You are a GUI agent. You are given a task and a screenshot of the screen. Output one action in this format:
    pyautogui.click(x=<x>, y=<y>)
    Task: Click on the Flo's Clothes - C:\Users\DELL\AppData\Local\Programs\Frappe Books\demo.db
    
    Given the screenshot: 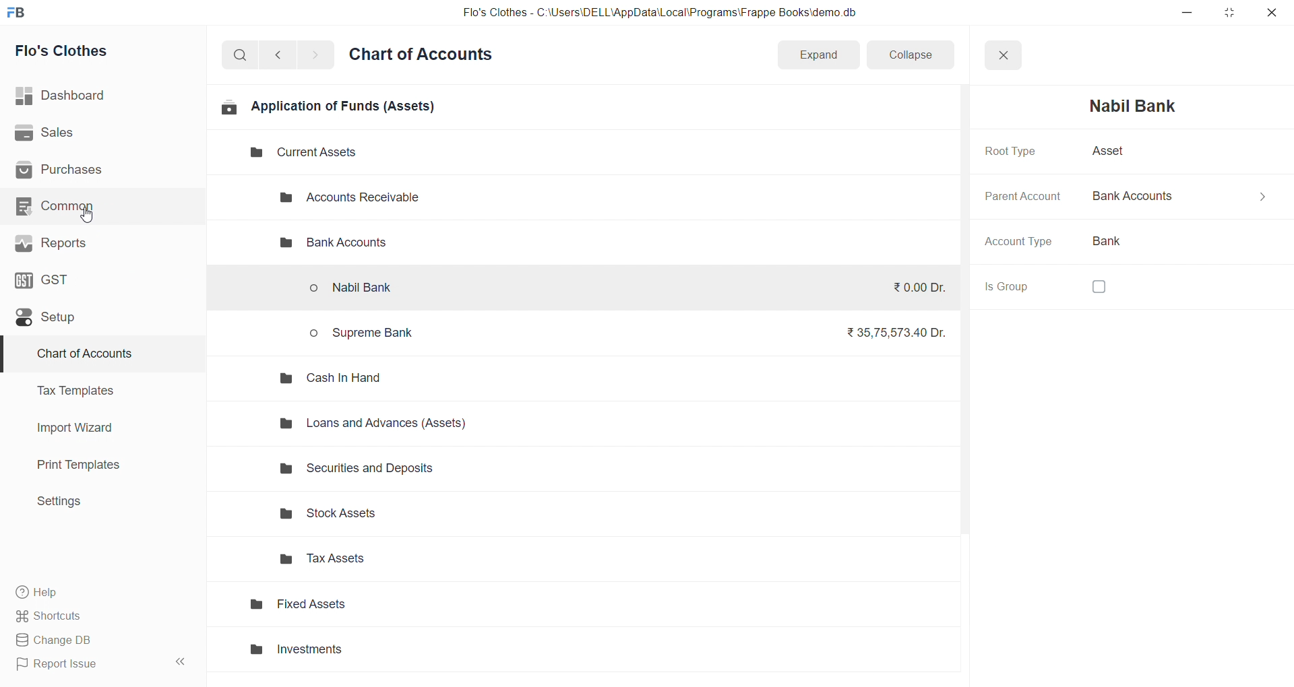 What is the action you would take?
    pyautogui.click(x=660, y=13)
    